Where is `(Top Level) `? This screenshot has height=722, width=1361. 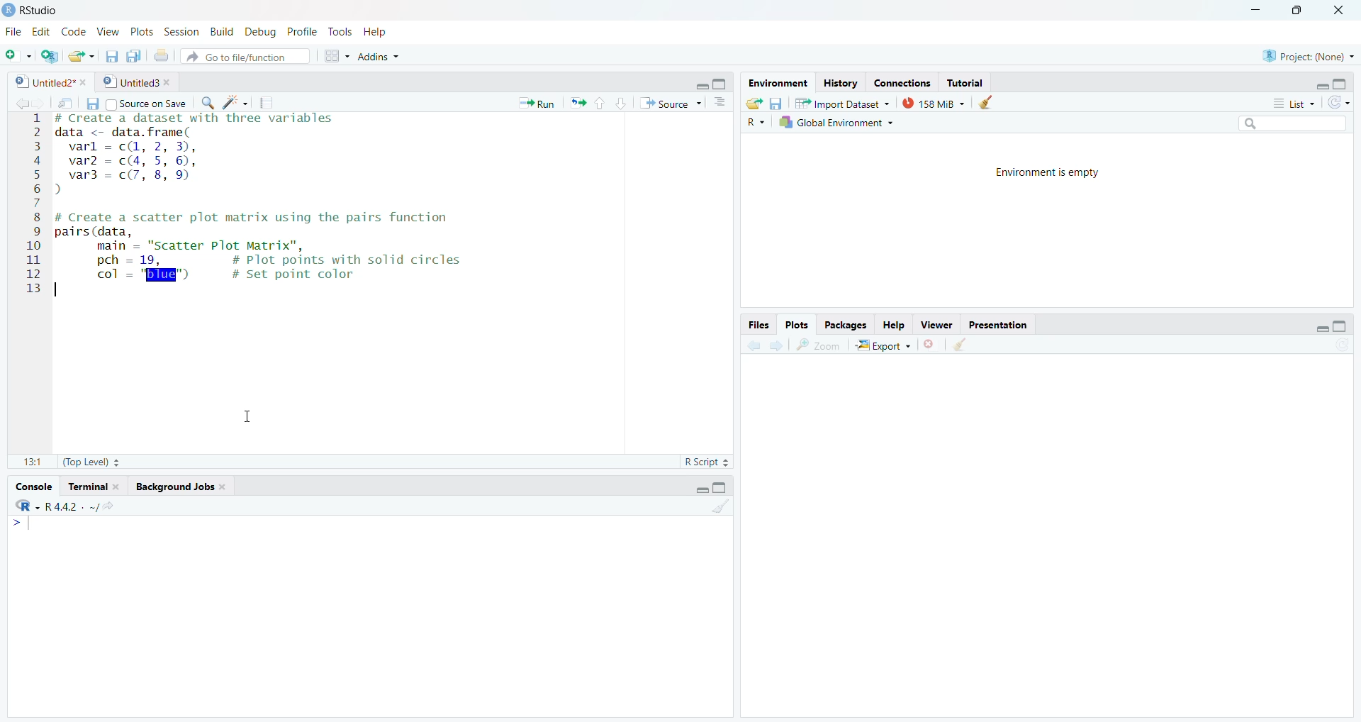 (Top Level)  is located at coordinates (91, 462).